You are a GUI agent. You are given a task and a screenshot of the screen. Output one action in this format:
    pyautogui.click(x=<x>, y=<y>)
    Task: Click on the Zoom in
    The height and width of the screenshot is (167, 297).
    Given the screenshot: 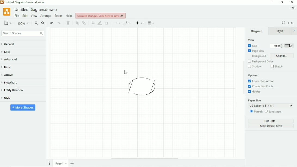 What is the action you would take?
    pyautogui.click(x=36, y=23)
    